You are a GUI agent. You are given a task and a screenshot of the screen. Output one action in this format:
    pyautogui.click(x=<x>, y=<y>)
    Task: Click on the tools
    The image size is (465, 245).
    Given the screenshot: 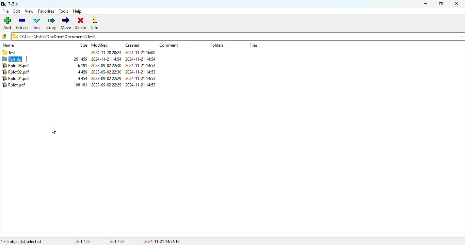 What is the action you would take?
    pyautogui.click(x=64, y=11)
    